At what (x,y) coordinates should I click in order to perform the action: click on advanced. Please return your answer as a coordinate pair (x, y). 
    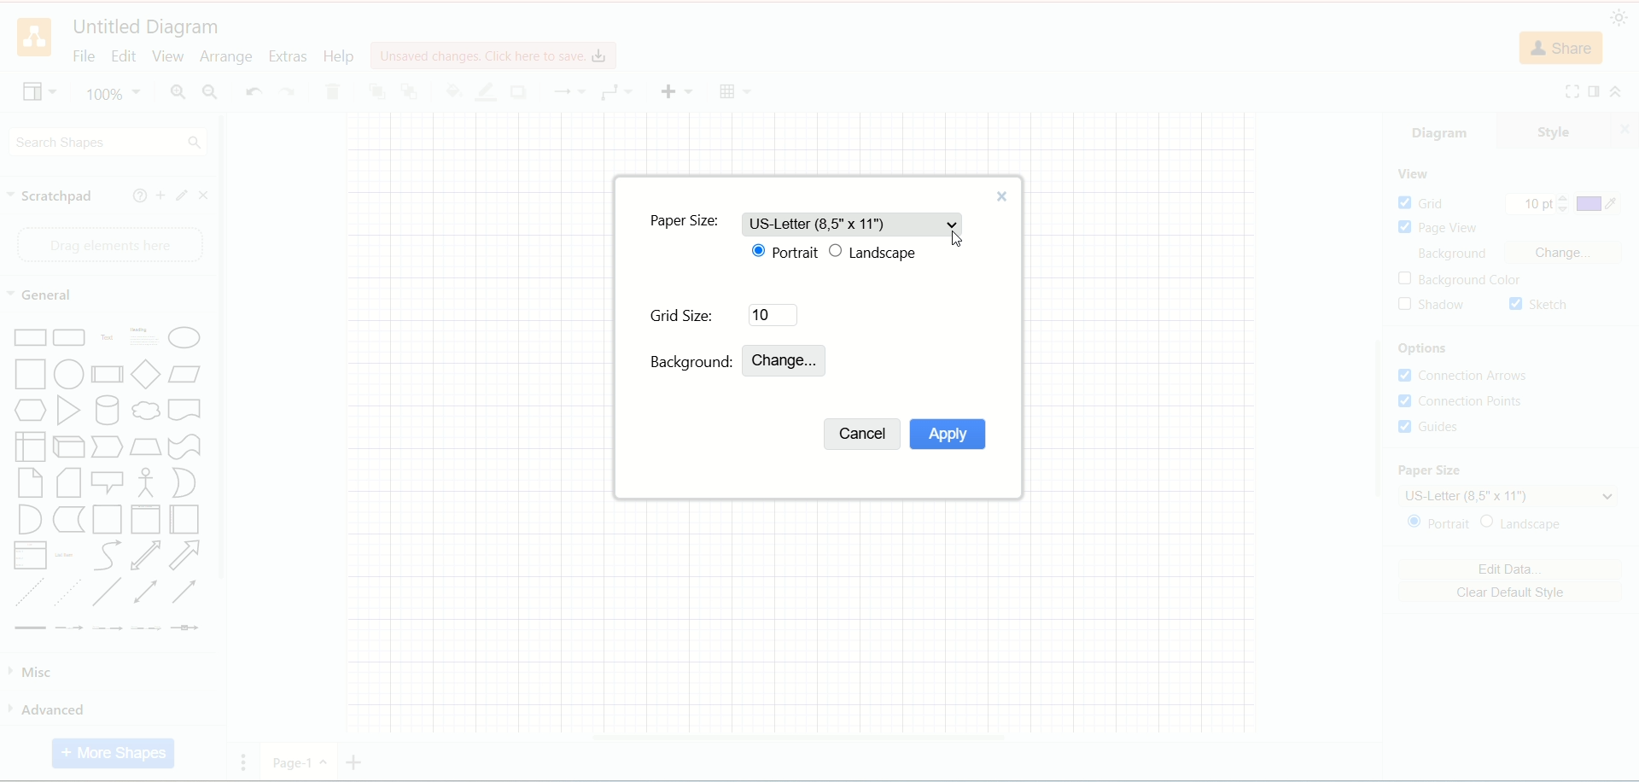
    Looking at the image, I should click on (103, 709).